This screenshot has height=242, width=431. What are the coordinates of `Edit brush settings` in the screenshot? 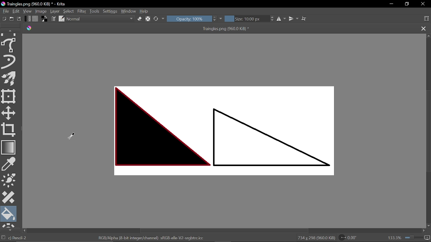 It's located at (54, 19).